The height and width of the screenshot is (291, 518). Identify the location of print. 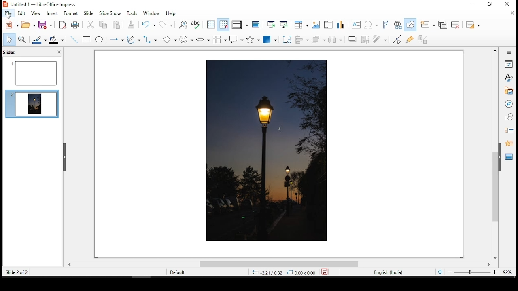
(75, 25).